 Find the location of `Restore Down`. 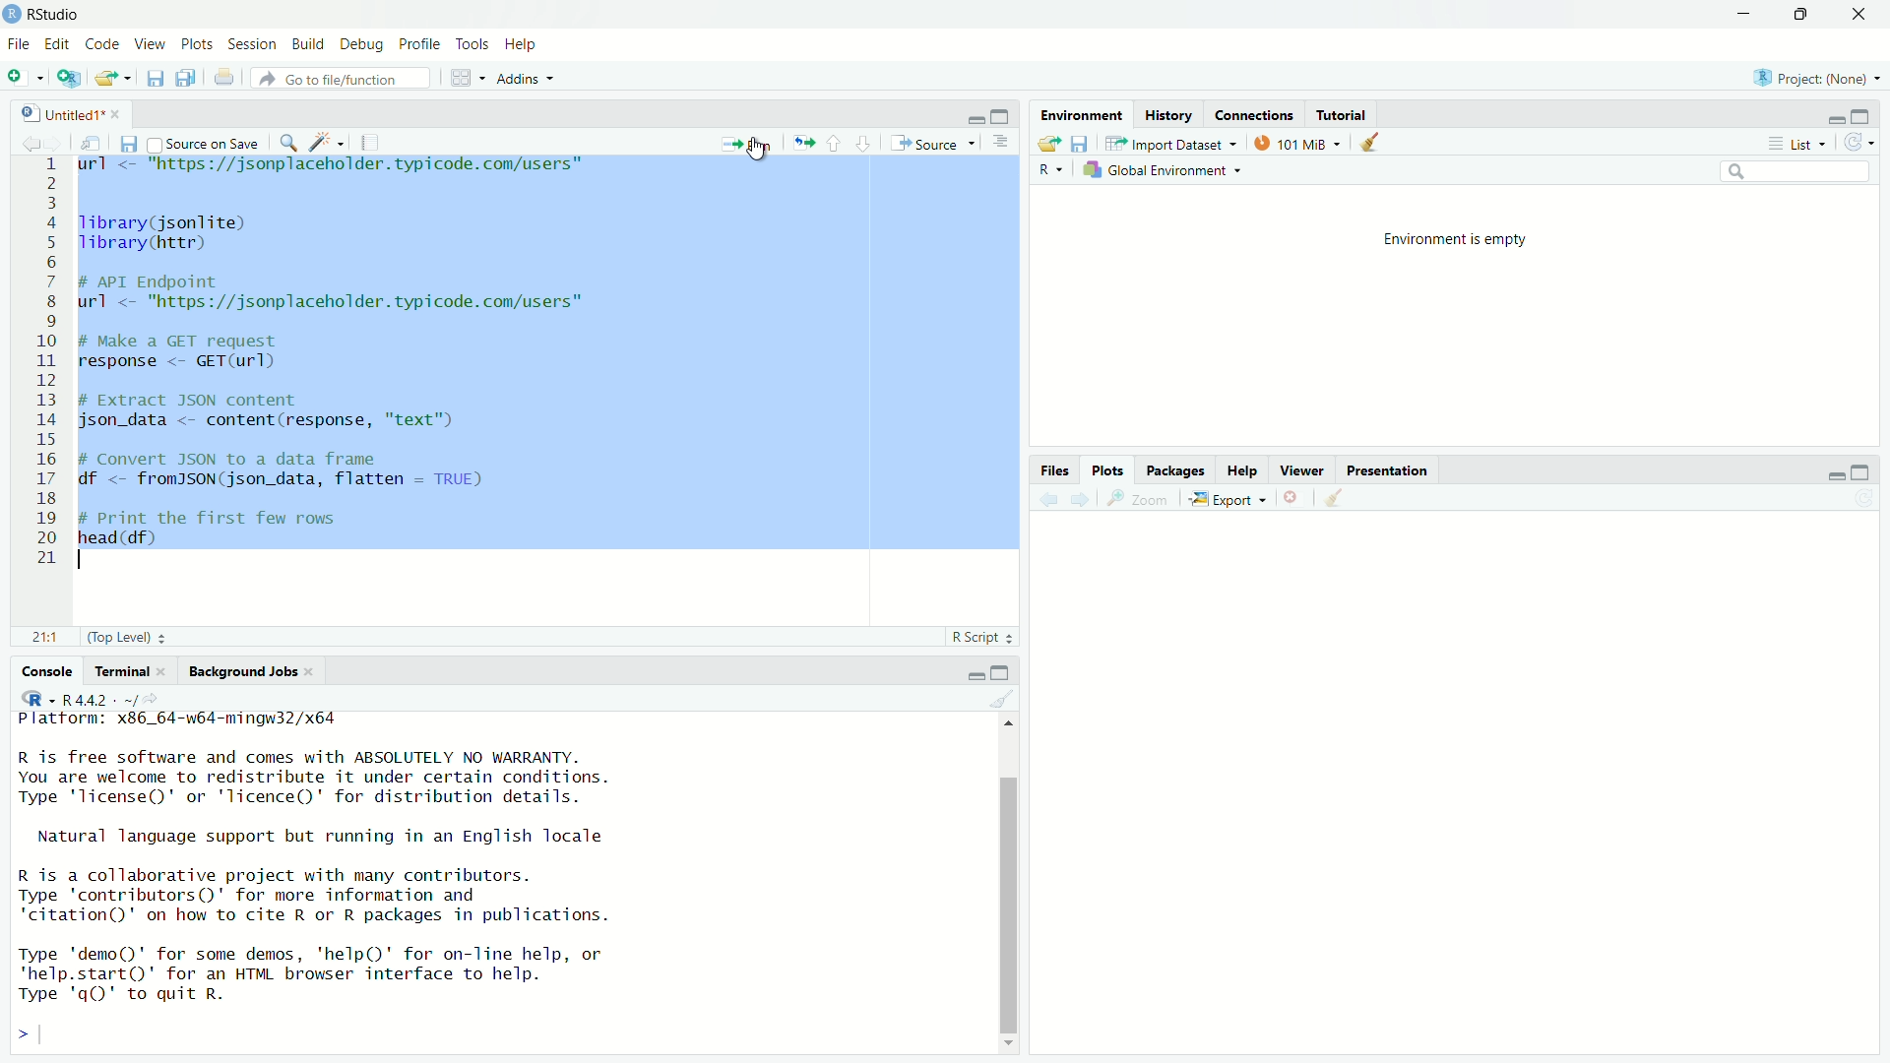

Restore Down is located at coordinates (1803, 15).